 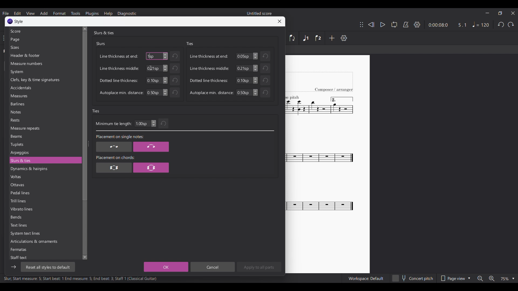 I want to click on File menu, so click(x=6, y=13).